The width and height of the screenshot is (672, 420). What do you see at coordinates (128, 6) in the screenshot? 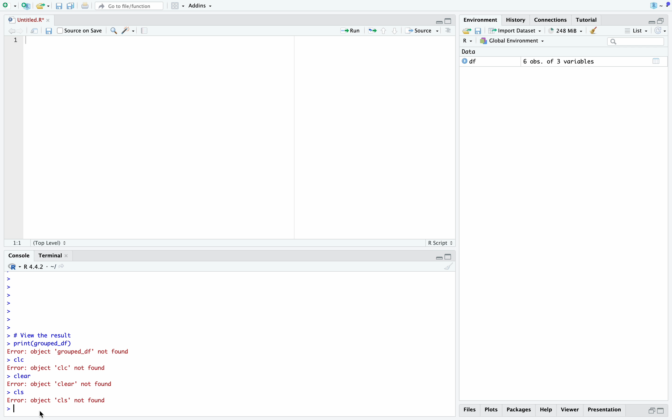
I see `Go to file/function` at bounding box center [128, 6].